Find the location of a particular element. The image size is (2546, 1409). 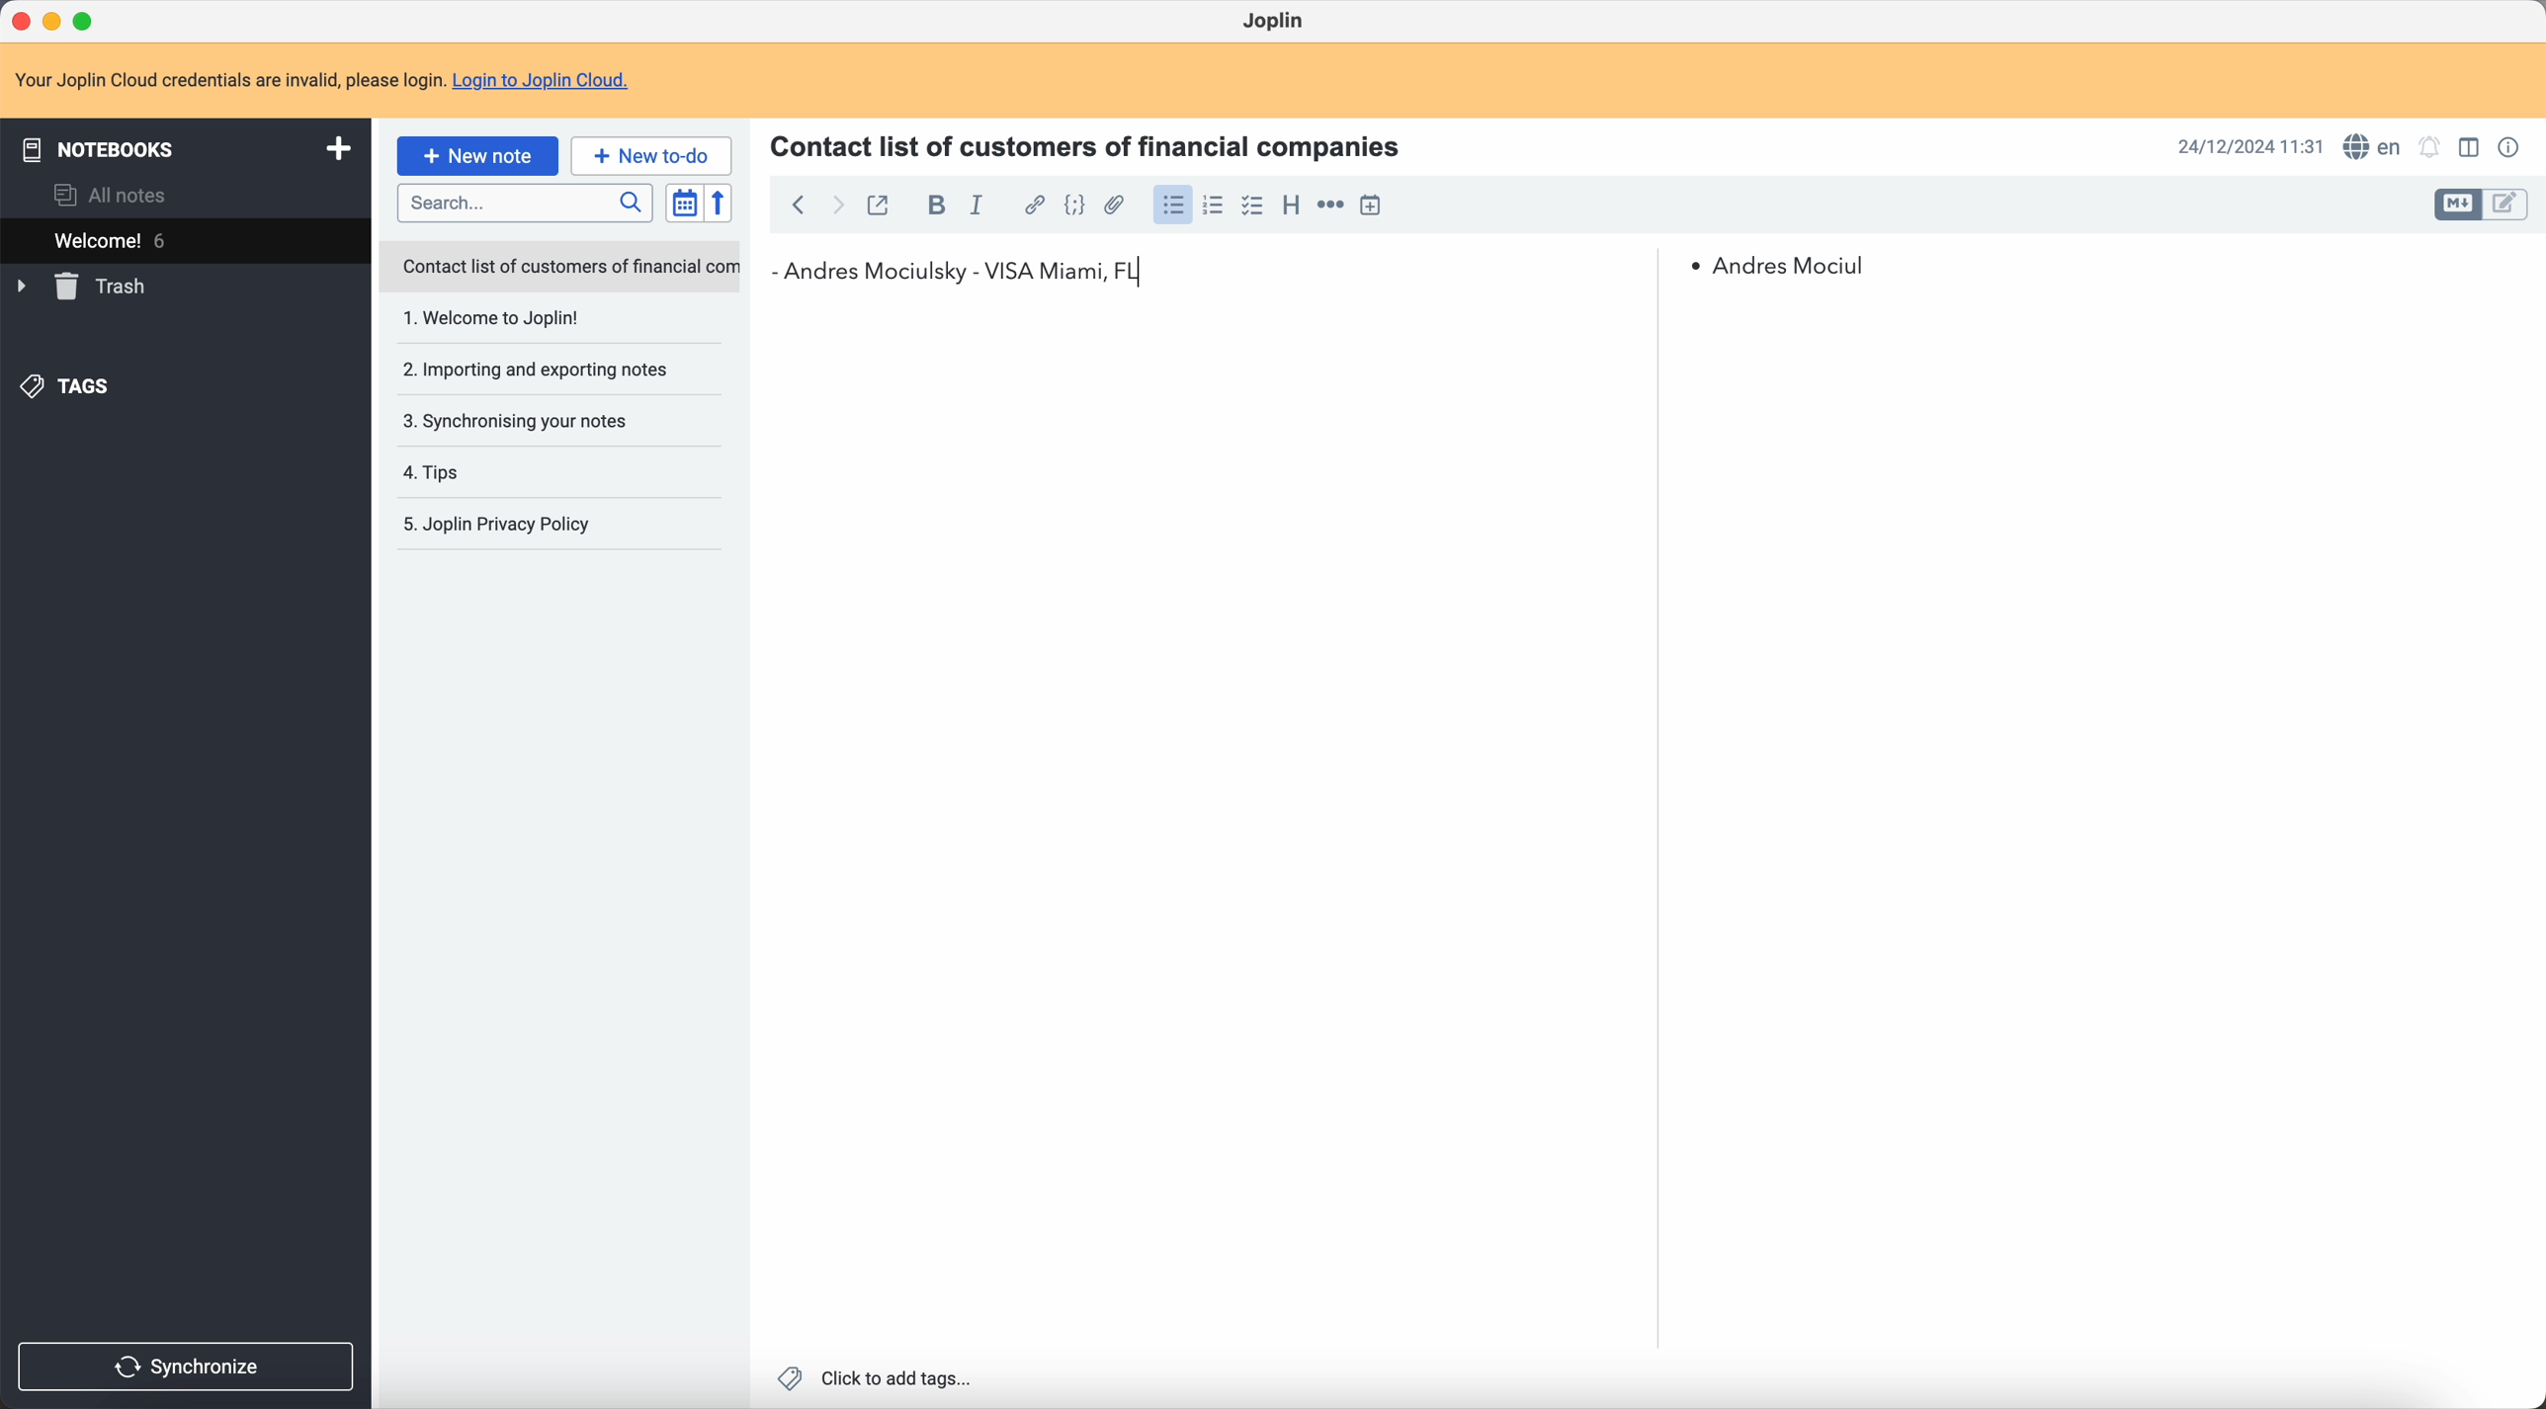

trash is located at coordinates (83, 287).